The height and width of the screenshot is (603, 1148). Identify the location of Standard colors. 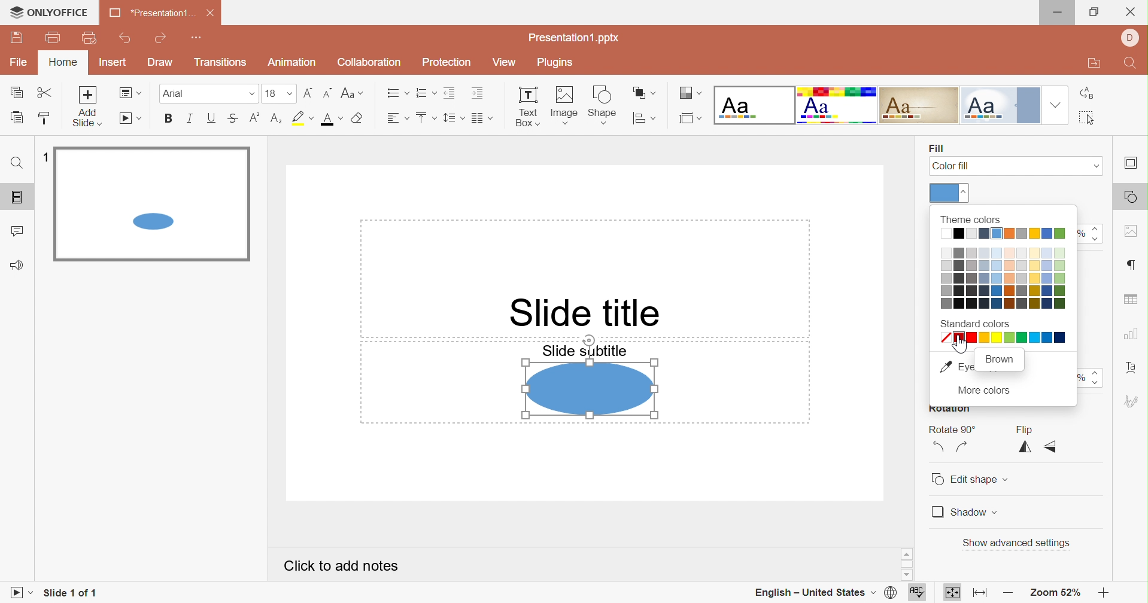
(977, 324).